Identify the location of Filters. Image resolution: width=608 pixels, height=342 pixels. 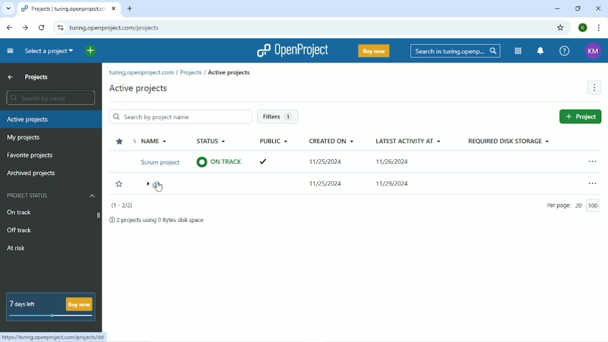
(278, 117).